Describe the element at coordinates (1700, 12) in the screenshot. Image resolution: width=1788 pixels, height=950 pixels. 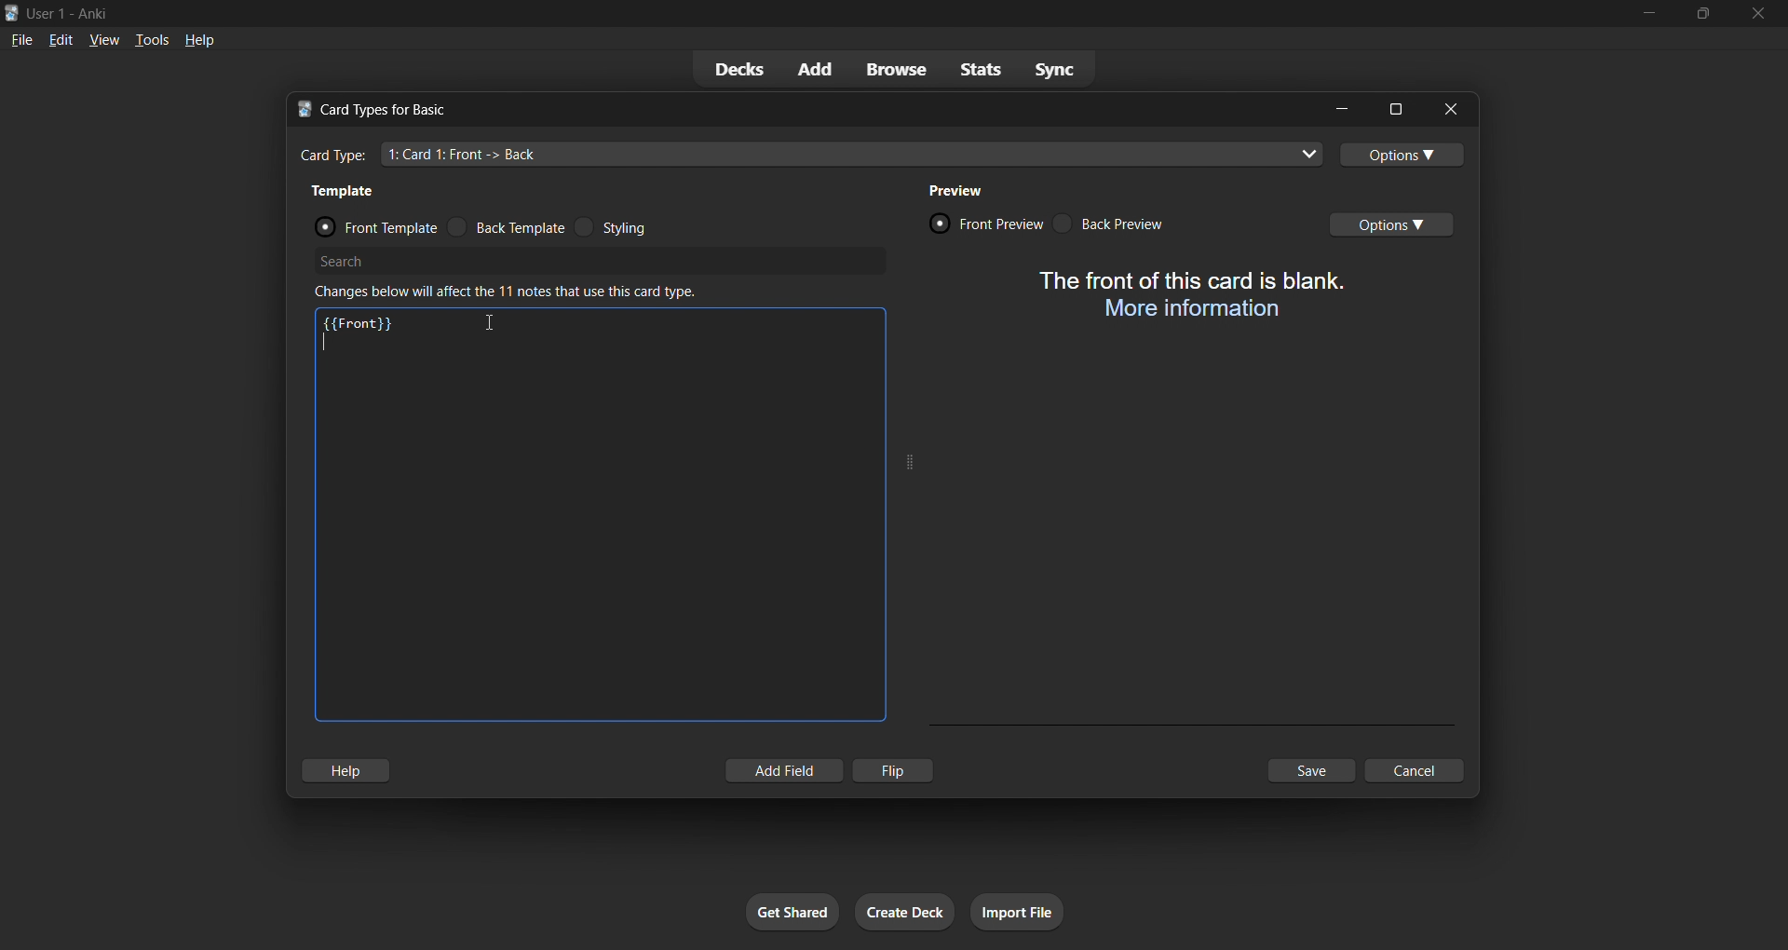
I see `maximize/restore` at that location.